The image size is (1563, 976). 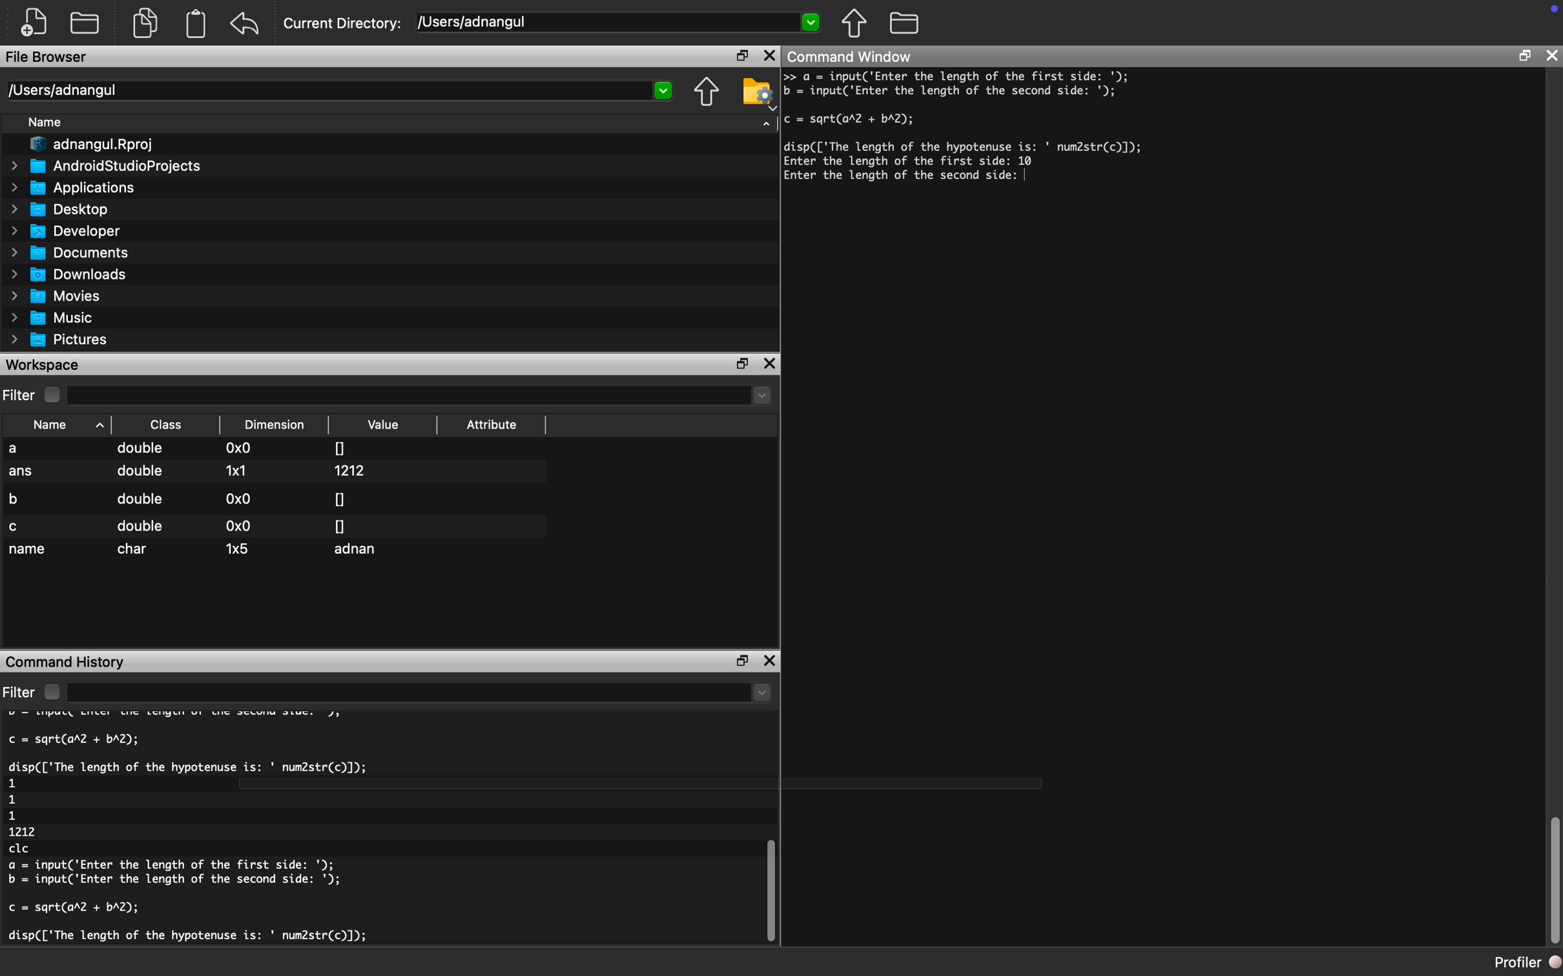 What do you see at coordinates (620, 23) in the screenshot?
I see `/USers/adnangul` at bounding box center [620, 23].